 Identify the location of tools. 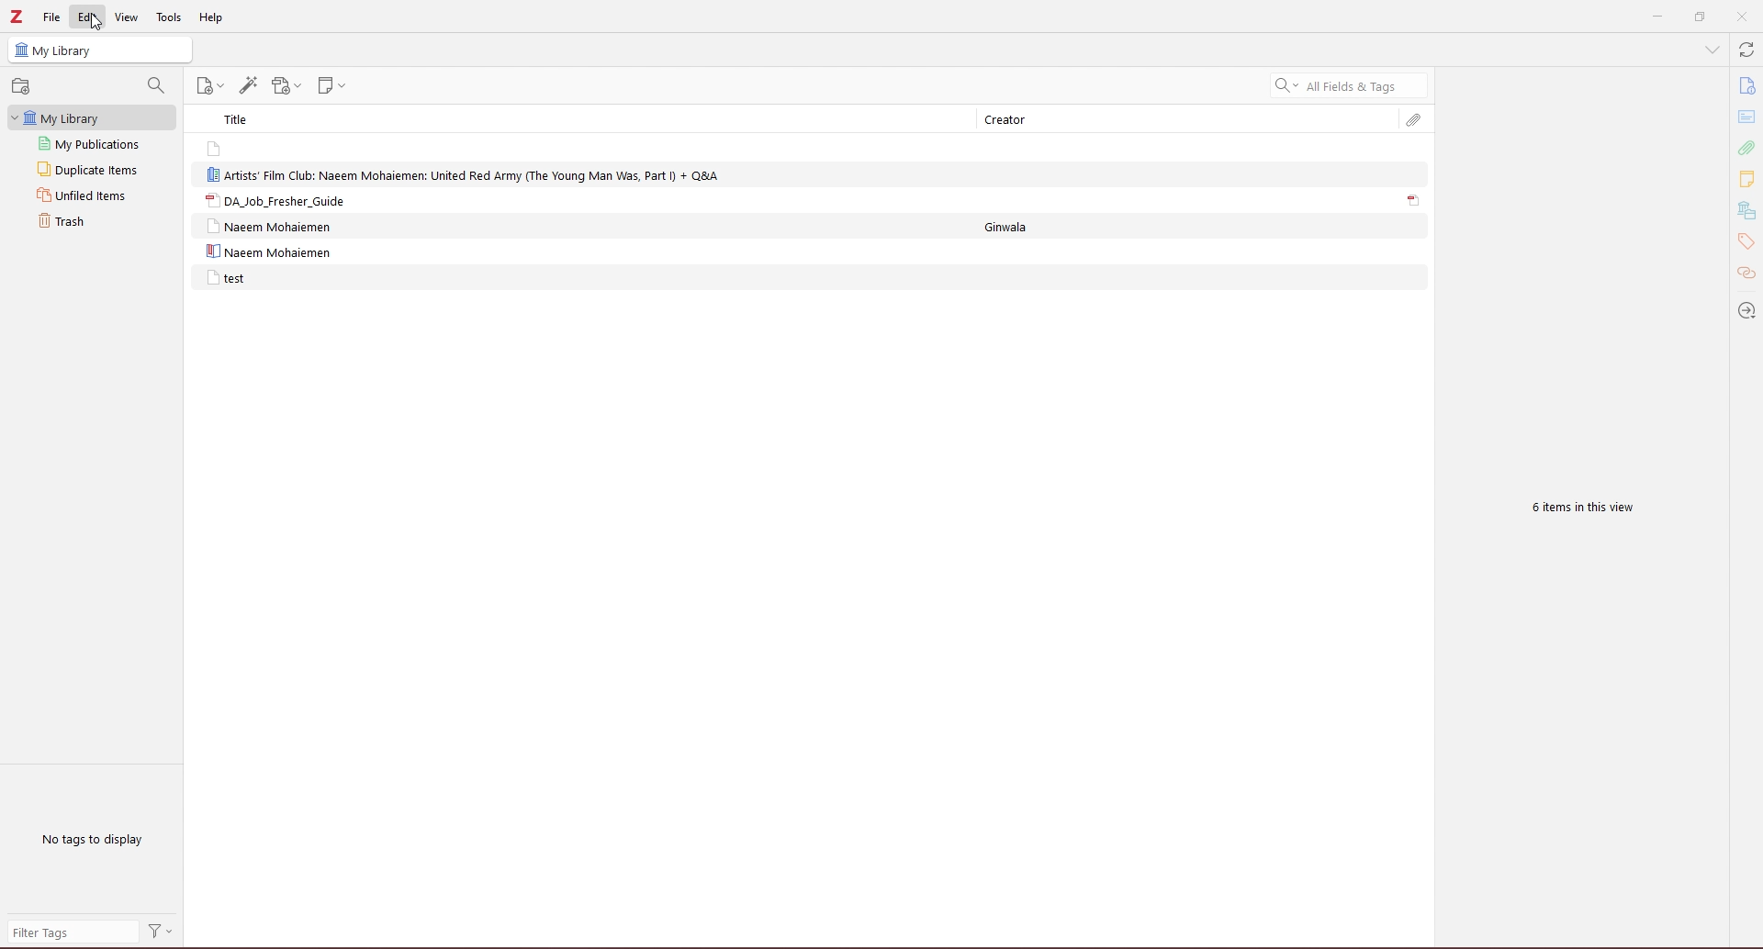
(170, 18).